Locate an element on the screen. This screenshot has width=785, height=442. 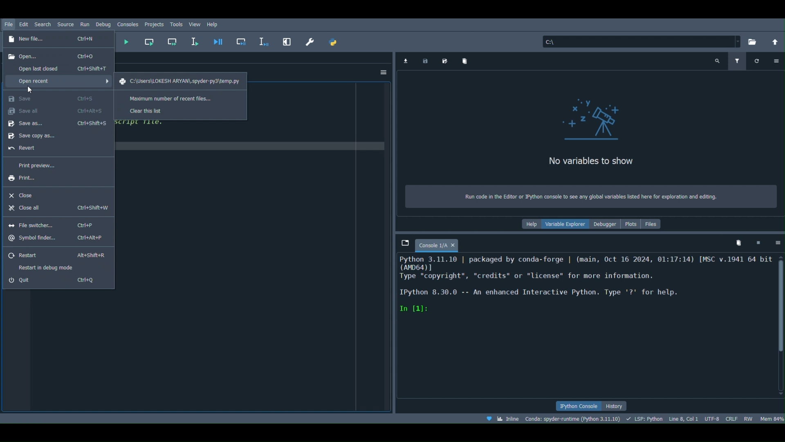
Scrollbar is located at coordinates (781, 325).